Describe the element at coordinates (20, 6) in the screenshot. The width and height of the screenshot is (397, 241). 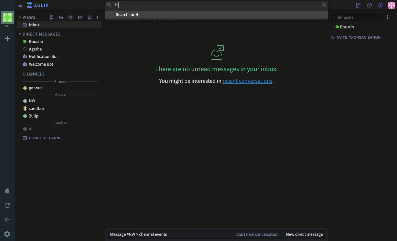
I see `sidebar` at that location.